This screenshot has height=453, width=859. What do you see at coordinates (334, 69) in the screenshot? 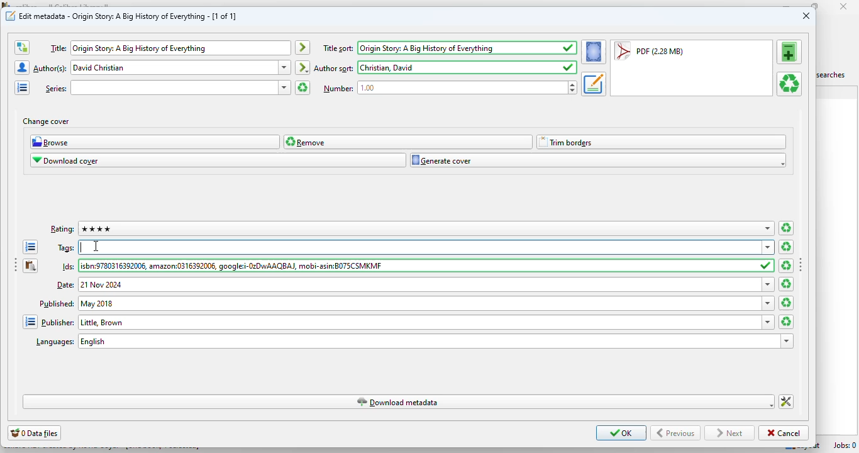
I see `text` at bounding box center [334, 69].